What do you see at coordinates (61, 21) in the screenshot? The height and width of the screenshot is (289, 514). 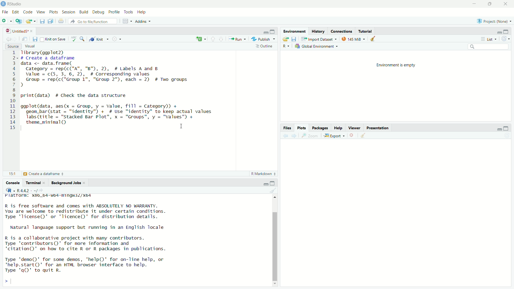 I see `Print the current file` at bounding box center [61, 21].